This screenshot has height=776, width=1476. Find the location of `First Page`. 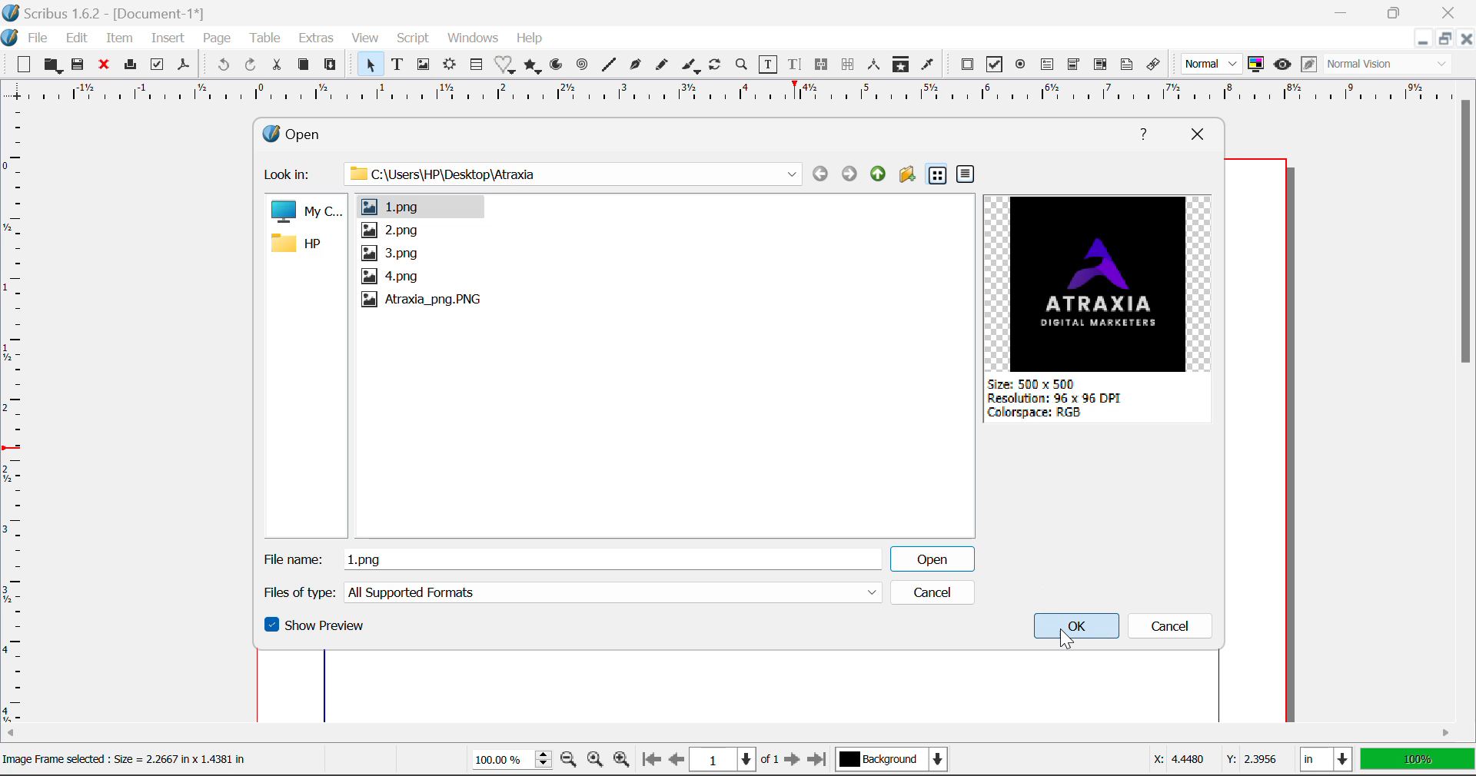

First Page is located at coordinates (651, 760).